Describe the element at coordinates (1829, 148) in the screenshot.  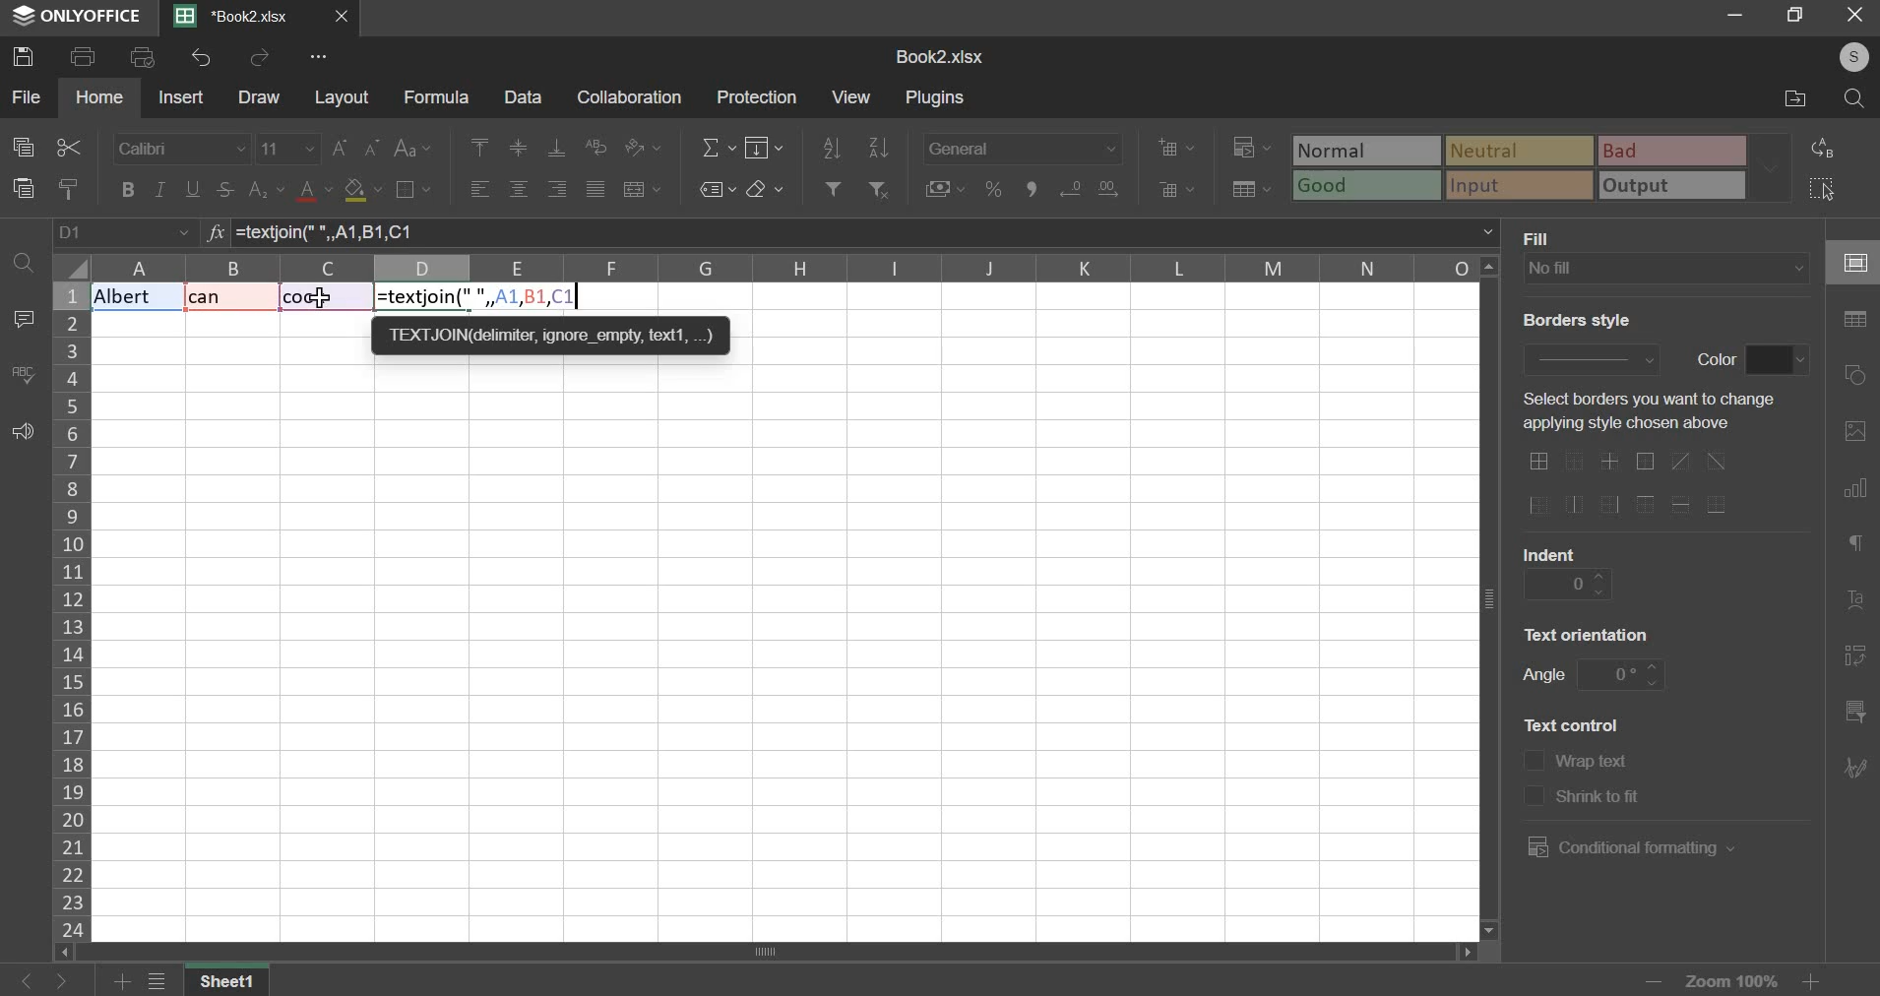
I see `replace` at that location.